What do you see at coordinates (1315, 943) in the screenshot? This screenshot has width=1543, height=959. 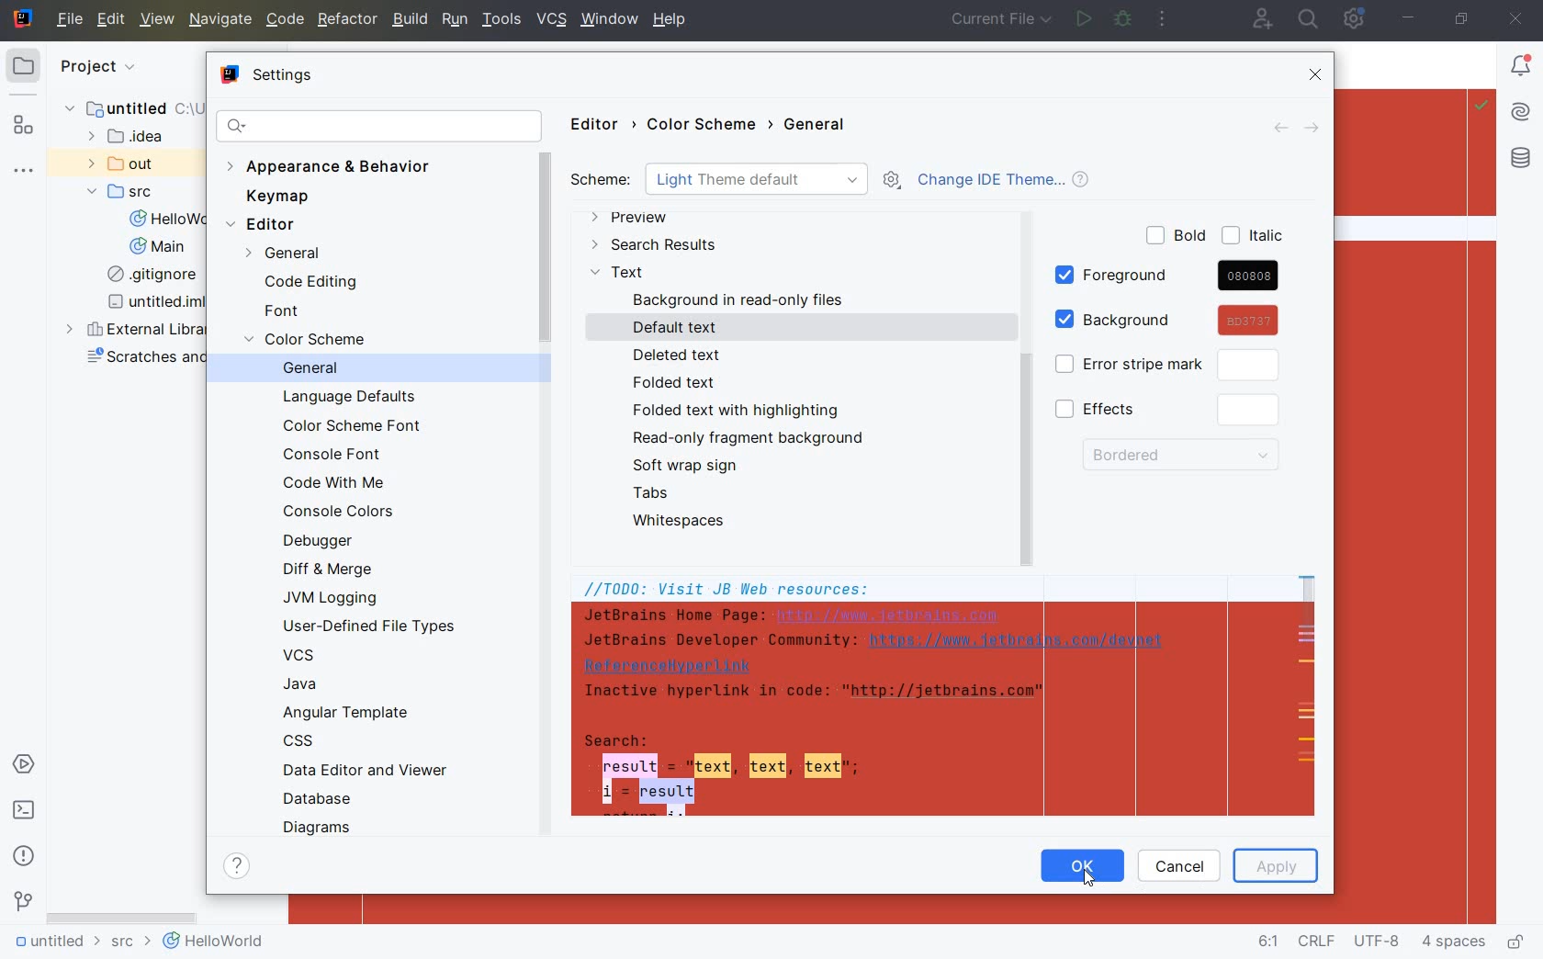 I see `line separator` at bounding box center [1315, 943].